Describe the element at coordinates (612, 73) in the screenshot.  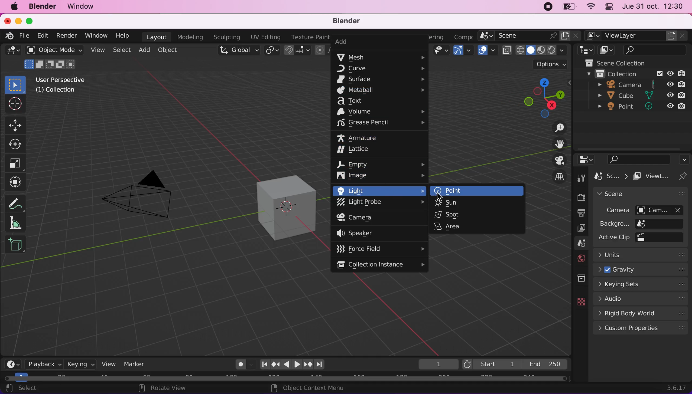
I see `collection` at that location.